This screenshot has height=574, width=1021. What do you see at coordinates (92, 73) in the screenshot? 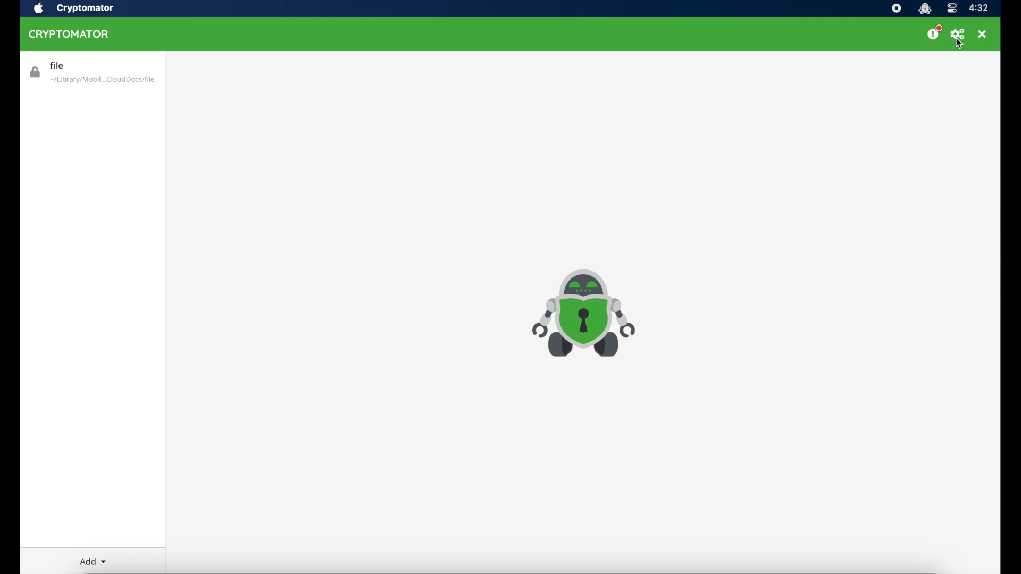
I see `file` at bounding box center [92, 73].